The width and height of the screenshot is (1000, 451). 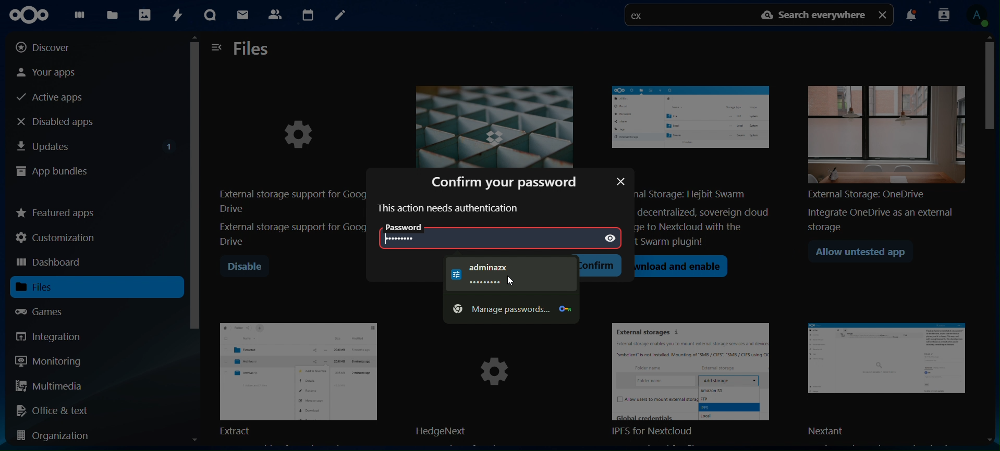 What do you see at coordinates (56, 336) in the screenshot?
I see `integration` at bounding box center [56, 336].